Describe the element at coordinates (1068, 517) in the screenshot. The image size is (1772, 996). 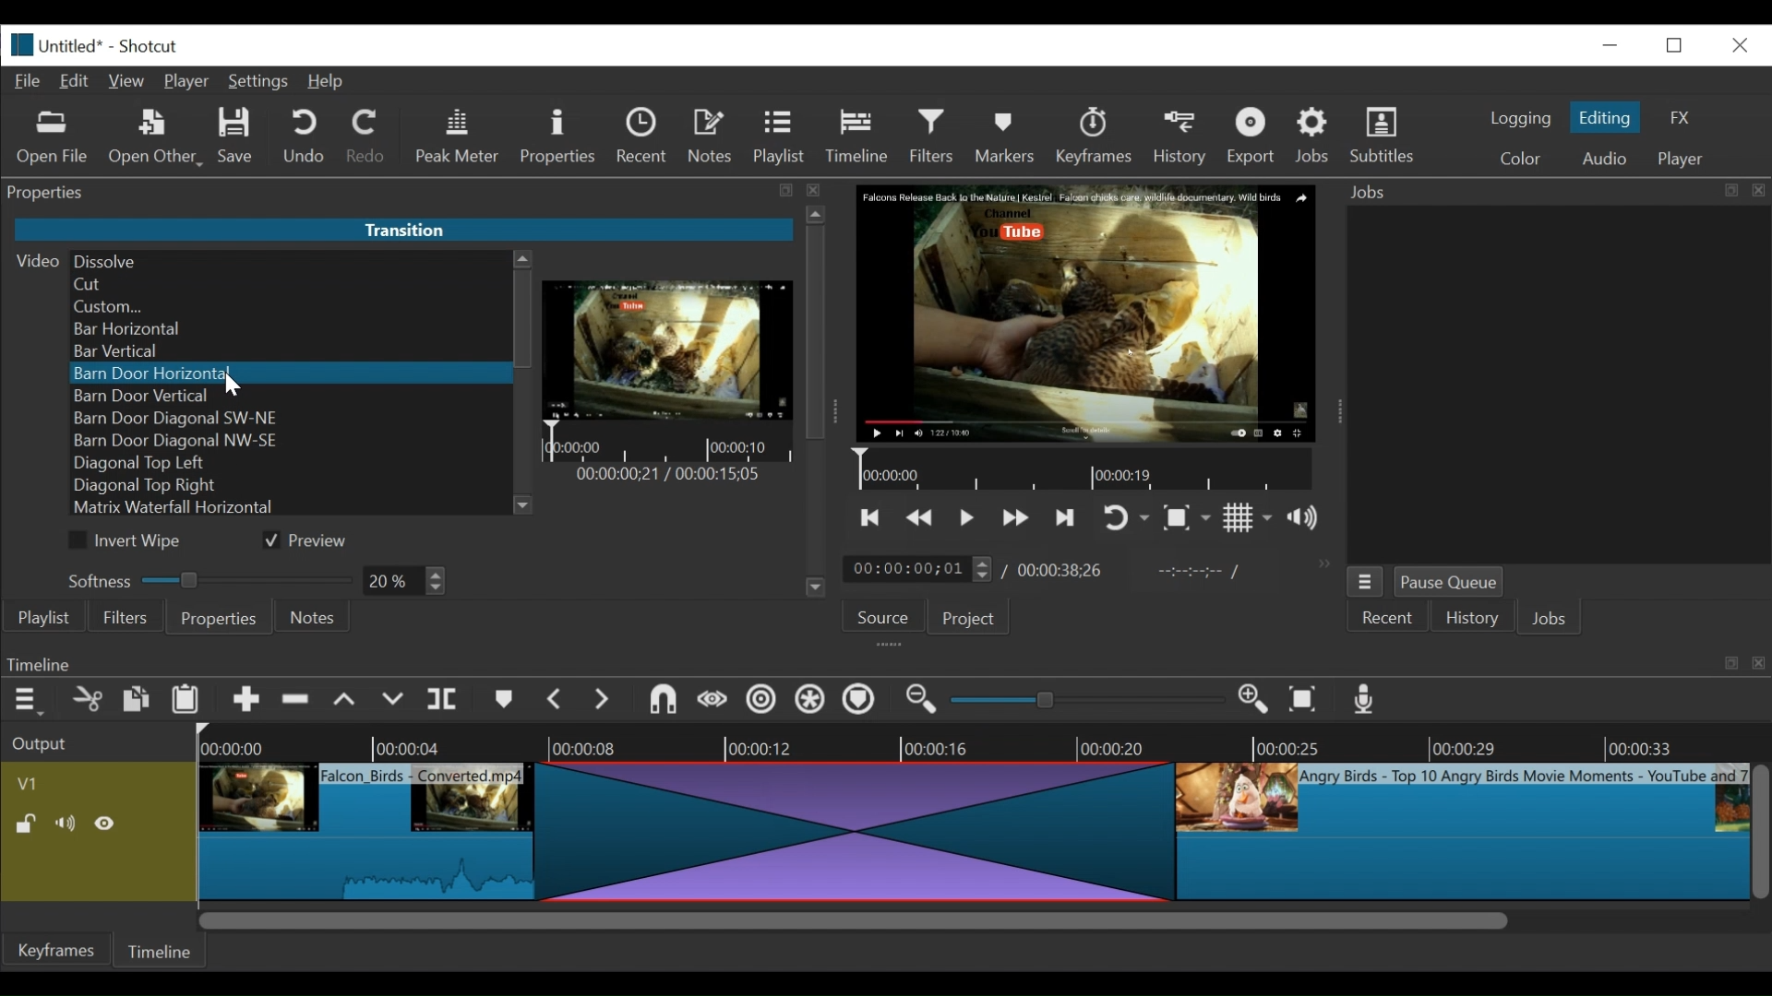
I see `skip to the next point` at that location.